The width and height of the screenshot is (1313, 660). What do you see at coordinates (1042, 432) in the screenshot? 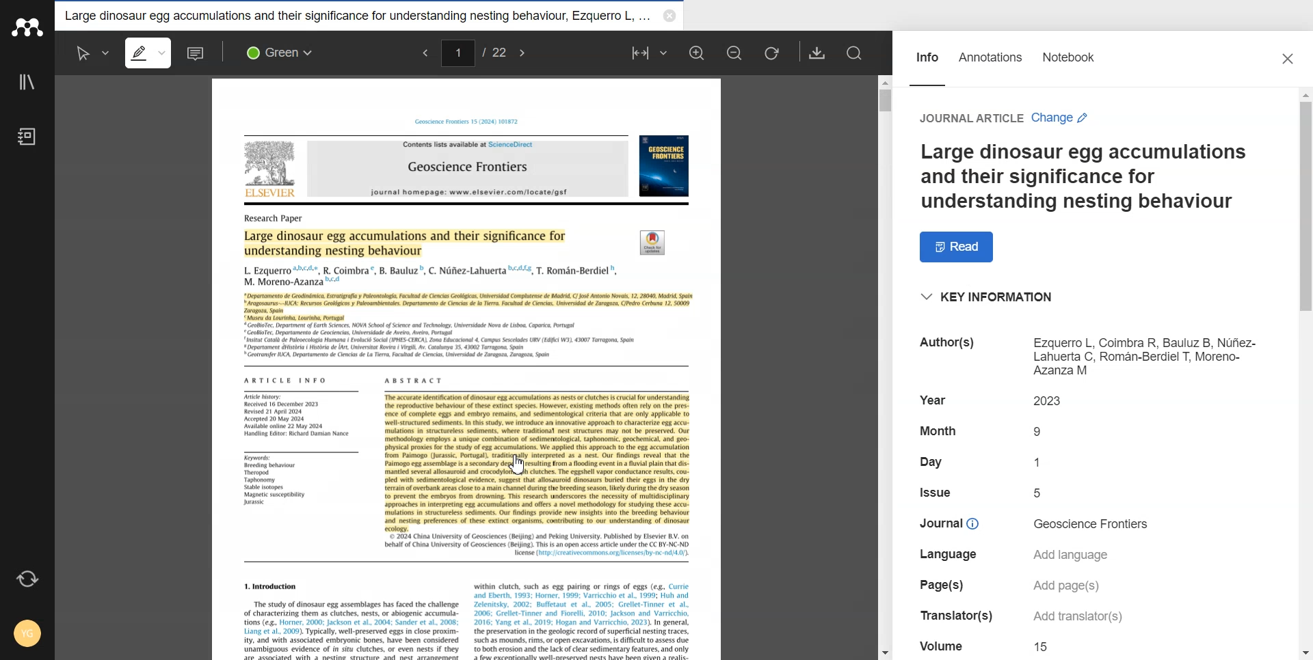
I see `text` at bounding box center [1042, 432].